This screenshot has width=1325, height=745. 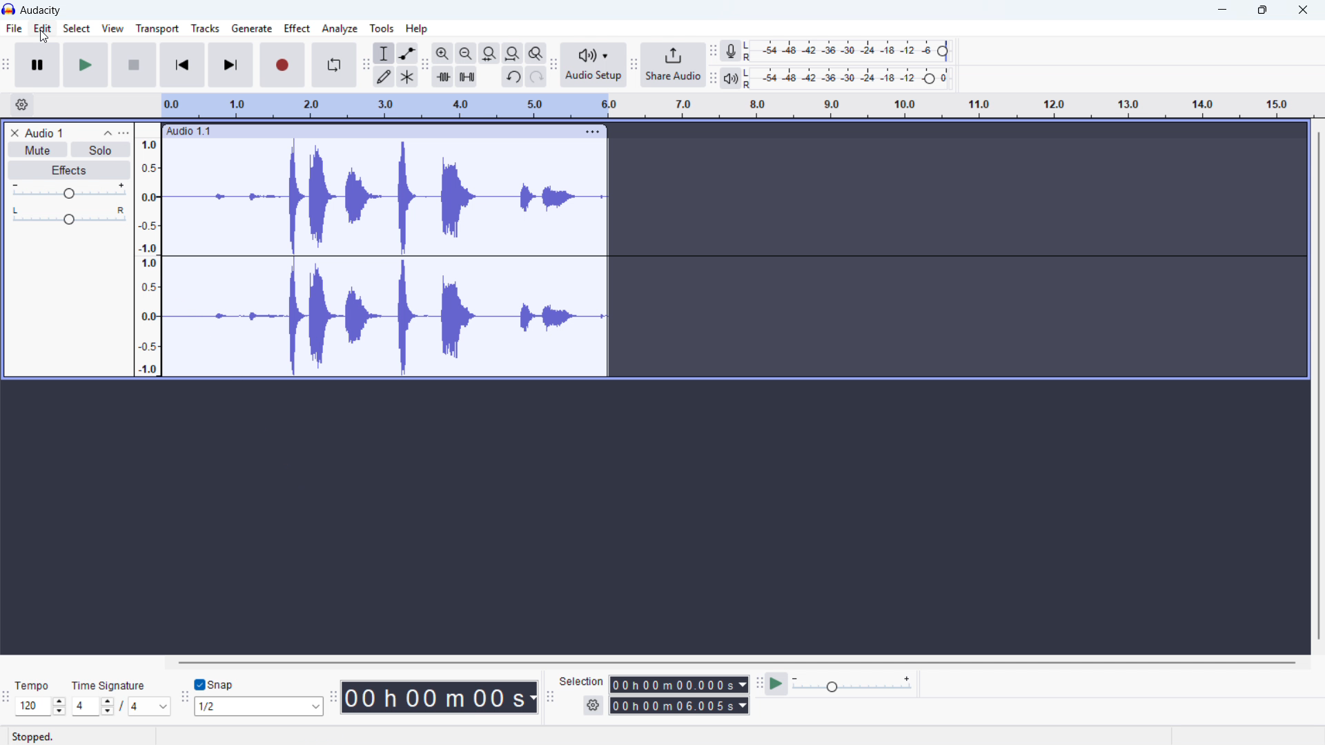 I want to click on share audio toolbar, so click(x=634, y=65).